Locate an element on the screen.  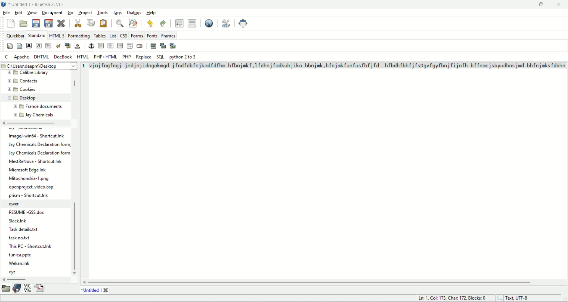
task no.txt is located at coordinates (20, 238).